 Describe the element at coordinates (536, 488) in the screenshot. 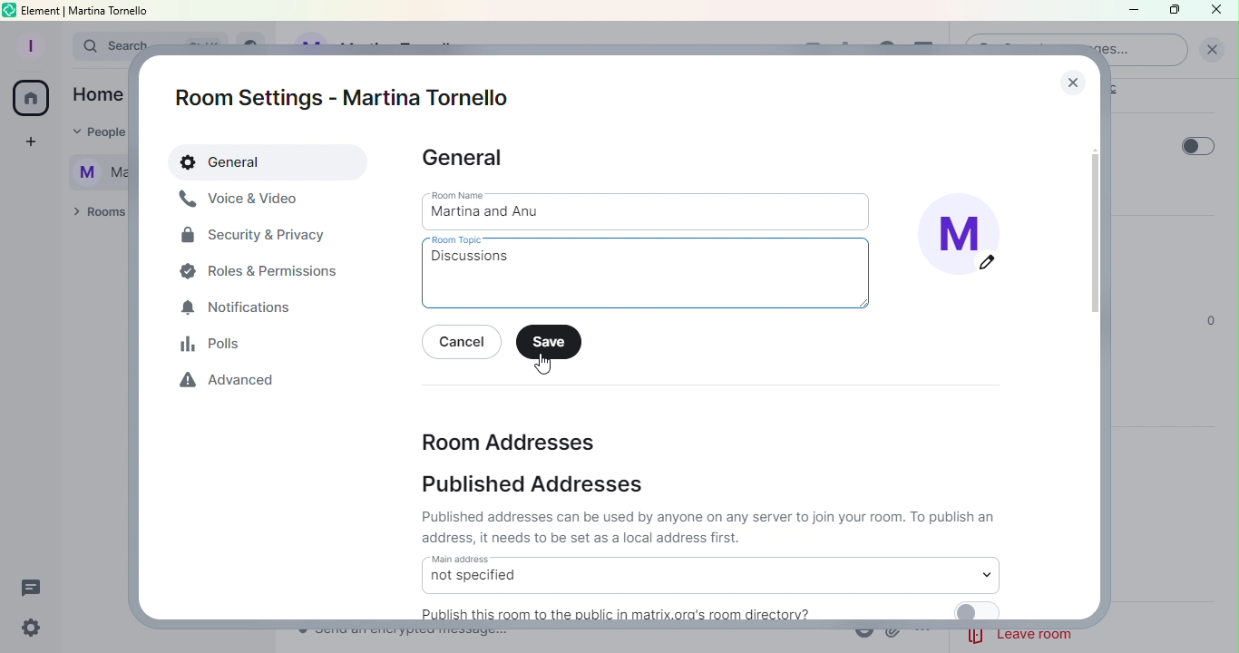

I see `Published addresses` at that location.